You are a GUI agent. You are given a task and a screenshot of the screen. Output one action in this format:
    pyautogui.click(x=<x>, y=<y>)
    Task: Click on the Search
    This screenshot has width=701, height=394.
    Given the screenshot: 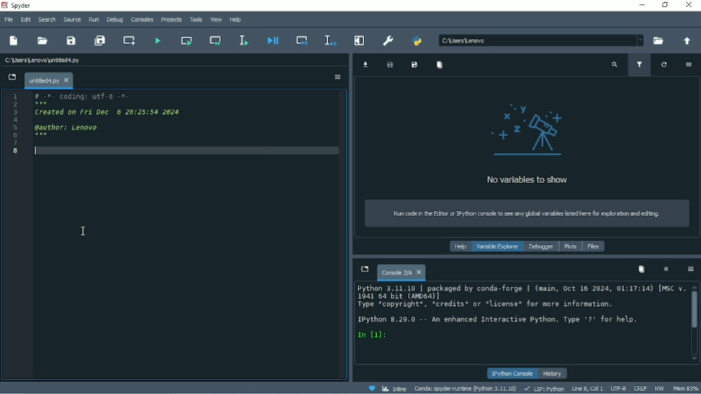 What is the action you would take?
    pyautogui.click(x=47, y=19)
    